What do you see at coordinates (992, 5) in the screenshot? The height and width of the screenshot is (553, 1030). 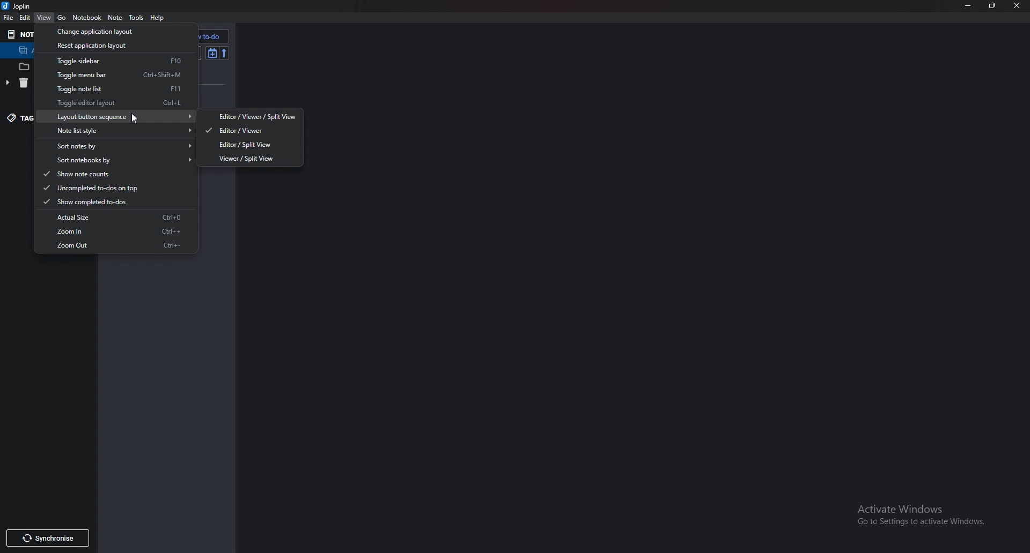 I see `Resize` at bounding box center [992, 5].